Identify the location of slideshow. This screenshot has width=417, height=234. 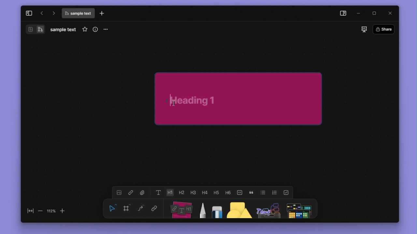
(364, 29).